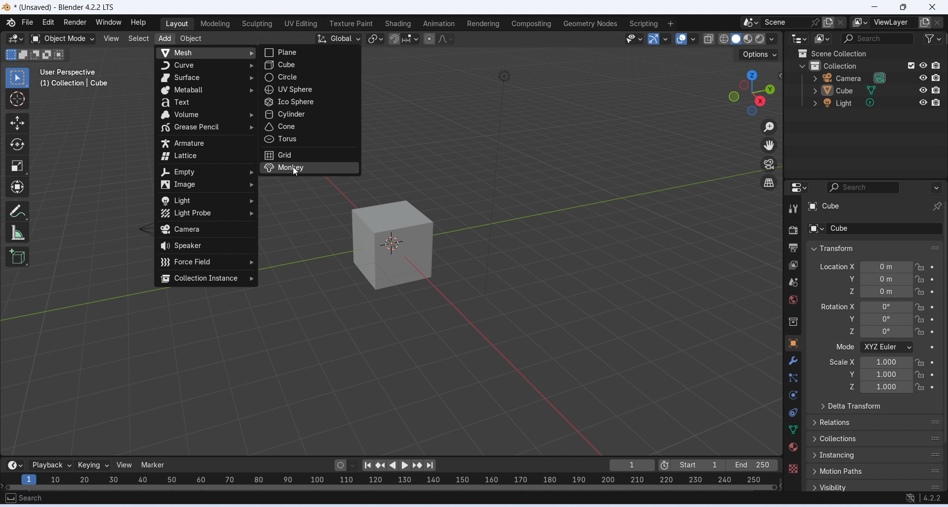 The image size is (948, 507). What do you see at coordinates (855, 53) in the screenshot?
I see `scene collection` at bounding box center [855, 53].